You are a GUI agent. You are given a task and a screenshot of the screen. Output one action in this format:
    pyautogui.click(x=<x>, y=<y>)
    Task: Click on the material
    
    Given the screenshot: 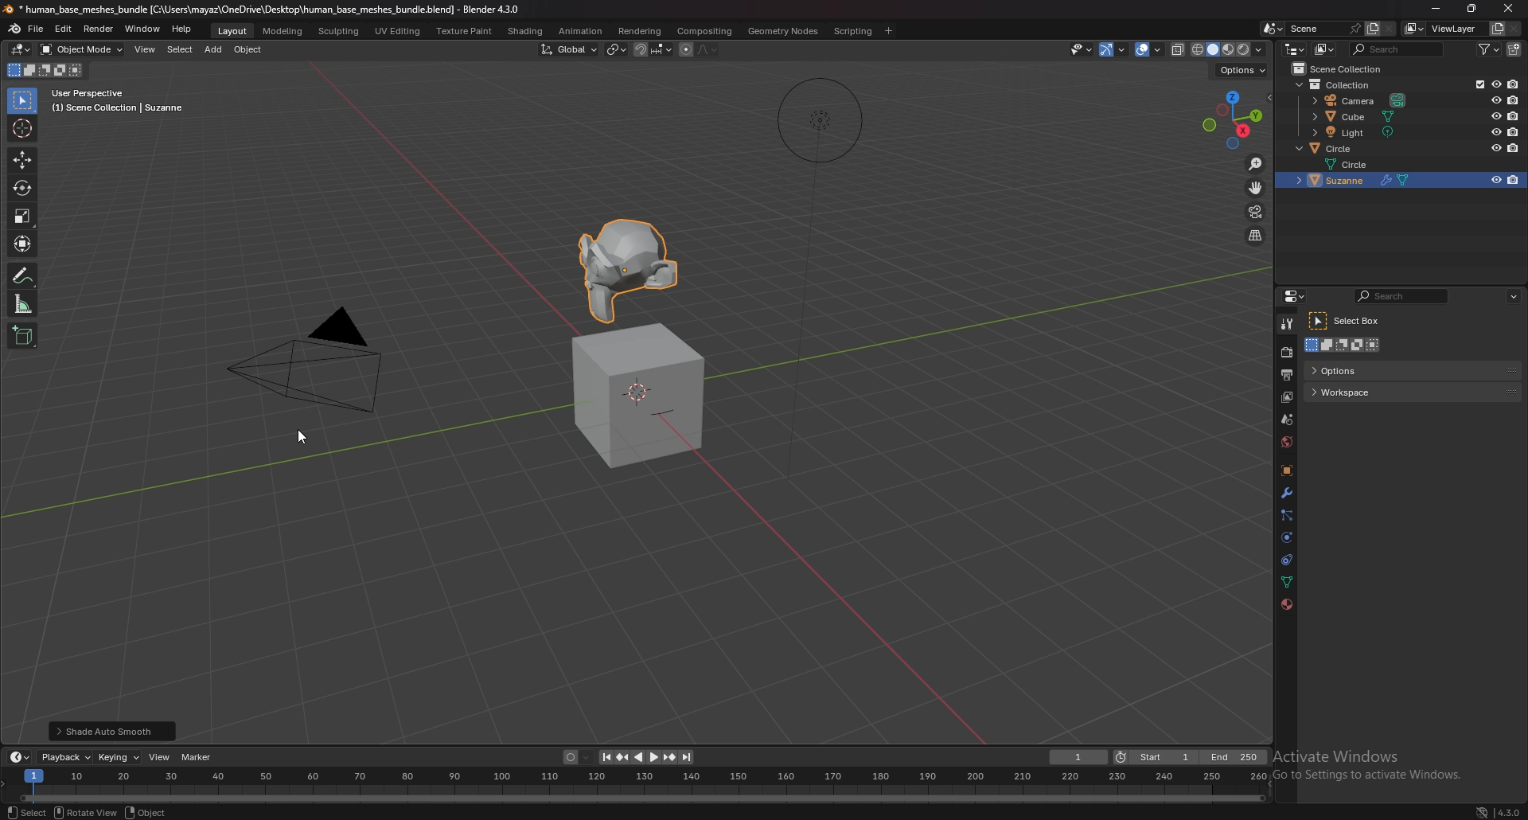 What is the action you would take?
    pyautogui.click(x=1284, y=606)
    